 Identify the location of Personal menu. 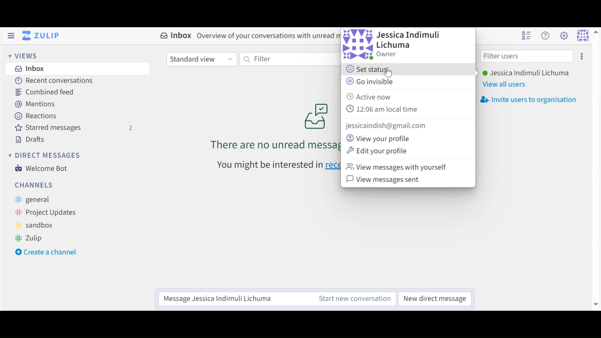
(583, 35).